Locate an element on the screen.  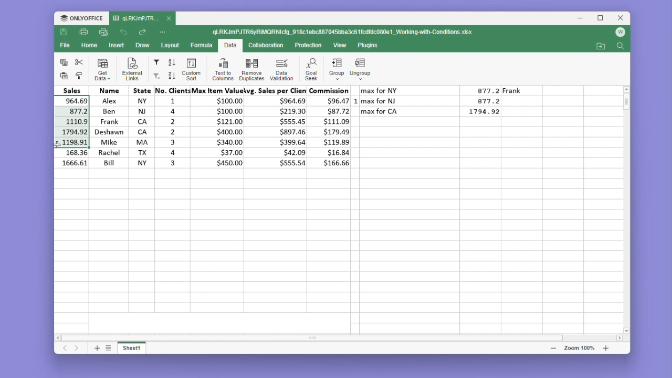
Collaboration is located at coordinates (265, 45).